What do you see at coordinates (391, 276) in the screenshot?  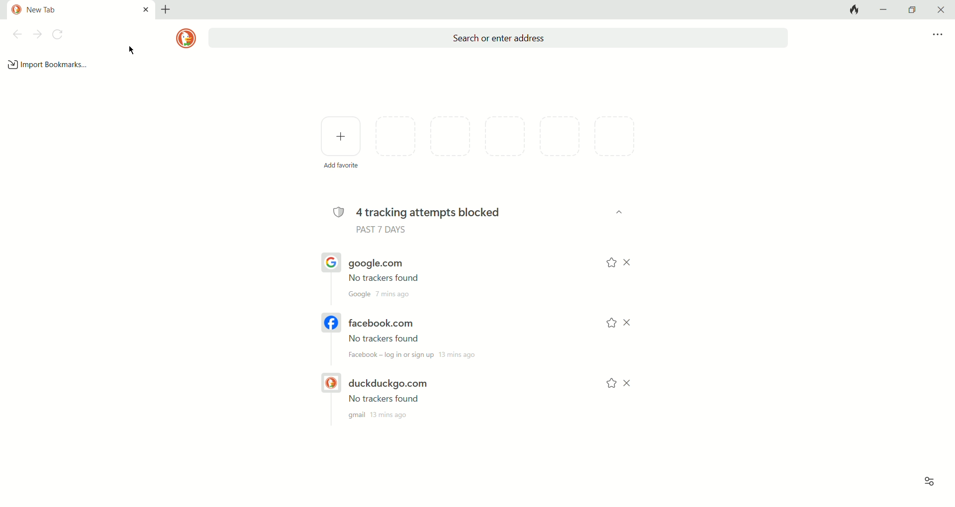 I see `google.com URL` at bounding box center [391, 276].